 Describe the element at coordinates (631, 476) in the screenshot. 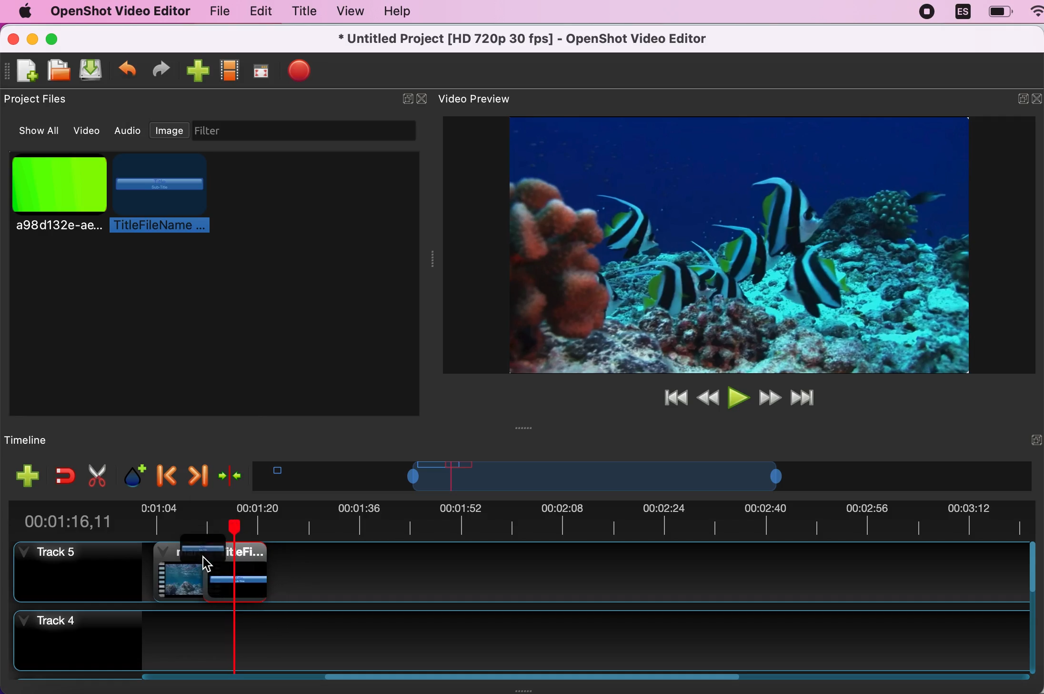

I see `timeline` at that location.